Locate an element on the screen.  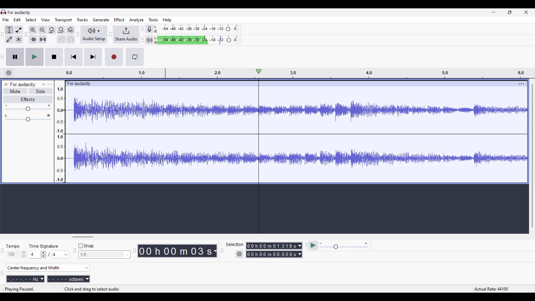
Zoom out is located at coordinates (42, 30).